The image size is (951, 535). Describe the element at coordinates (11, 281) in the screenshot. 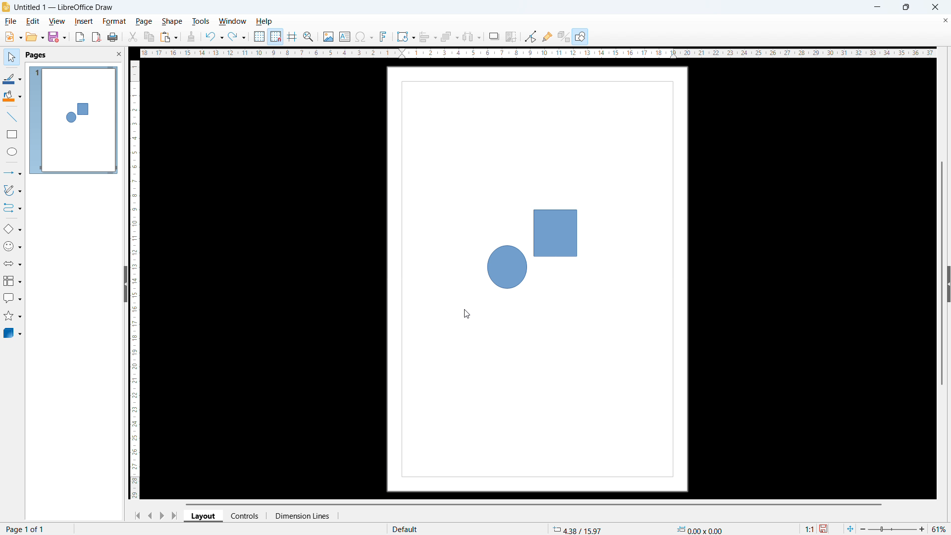

I see `flowchart` at that location.